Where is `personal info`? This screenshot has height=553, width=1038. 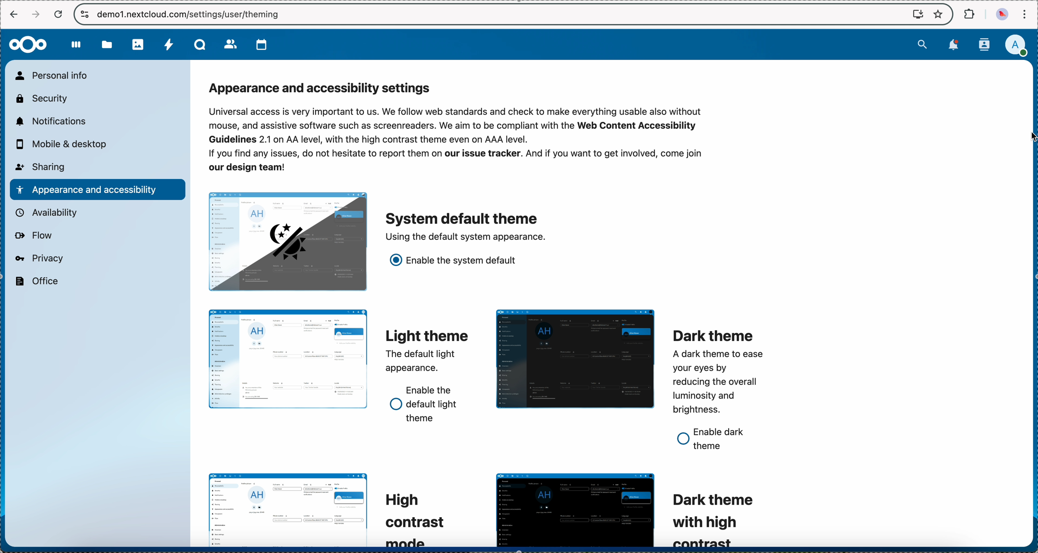
personal info is located at coordinates (55, 75).